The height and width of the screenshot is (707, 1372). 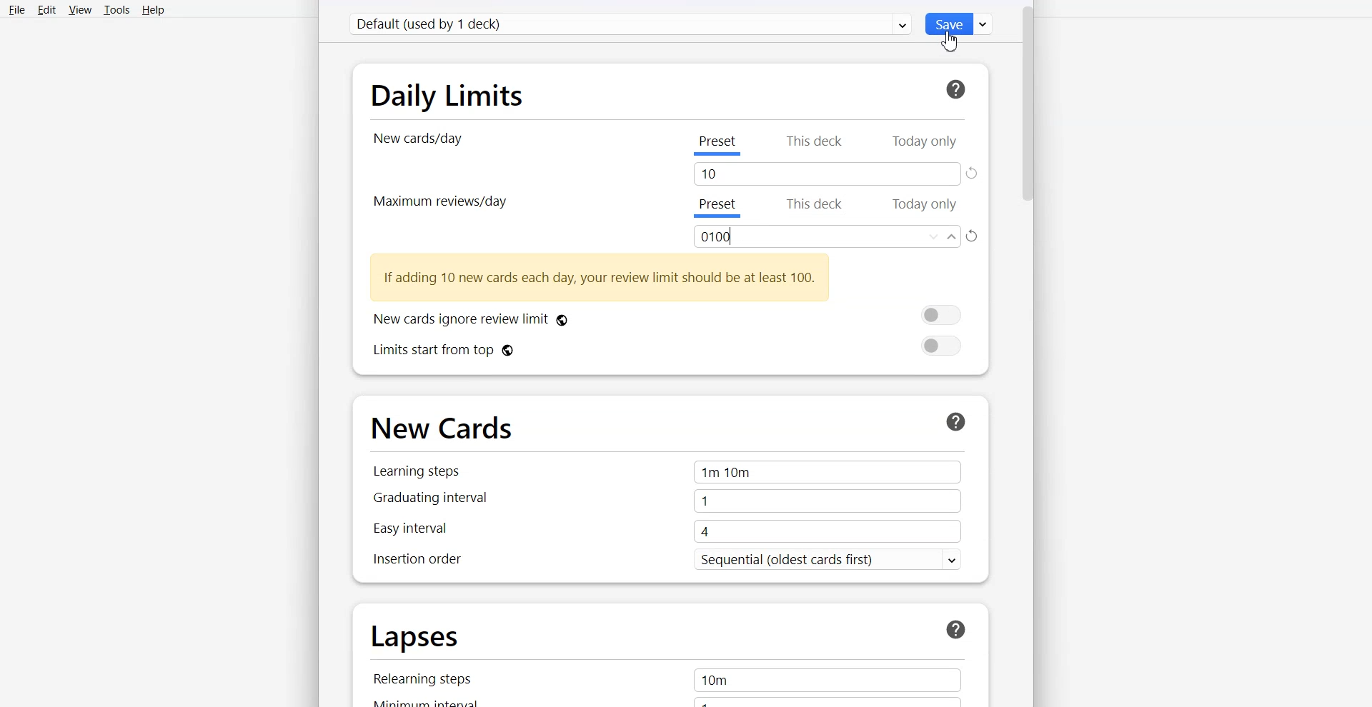 What do you see at coordinates (632, 24) in the screenshot?
I see `Default` at bounding box center [632, 24].